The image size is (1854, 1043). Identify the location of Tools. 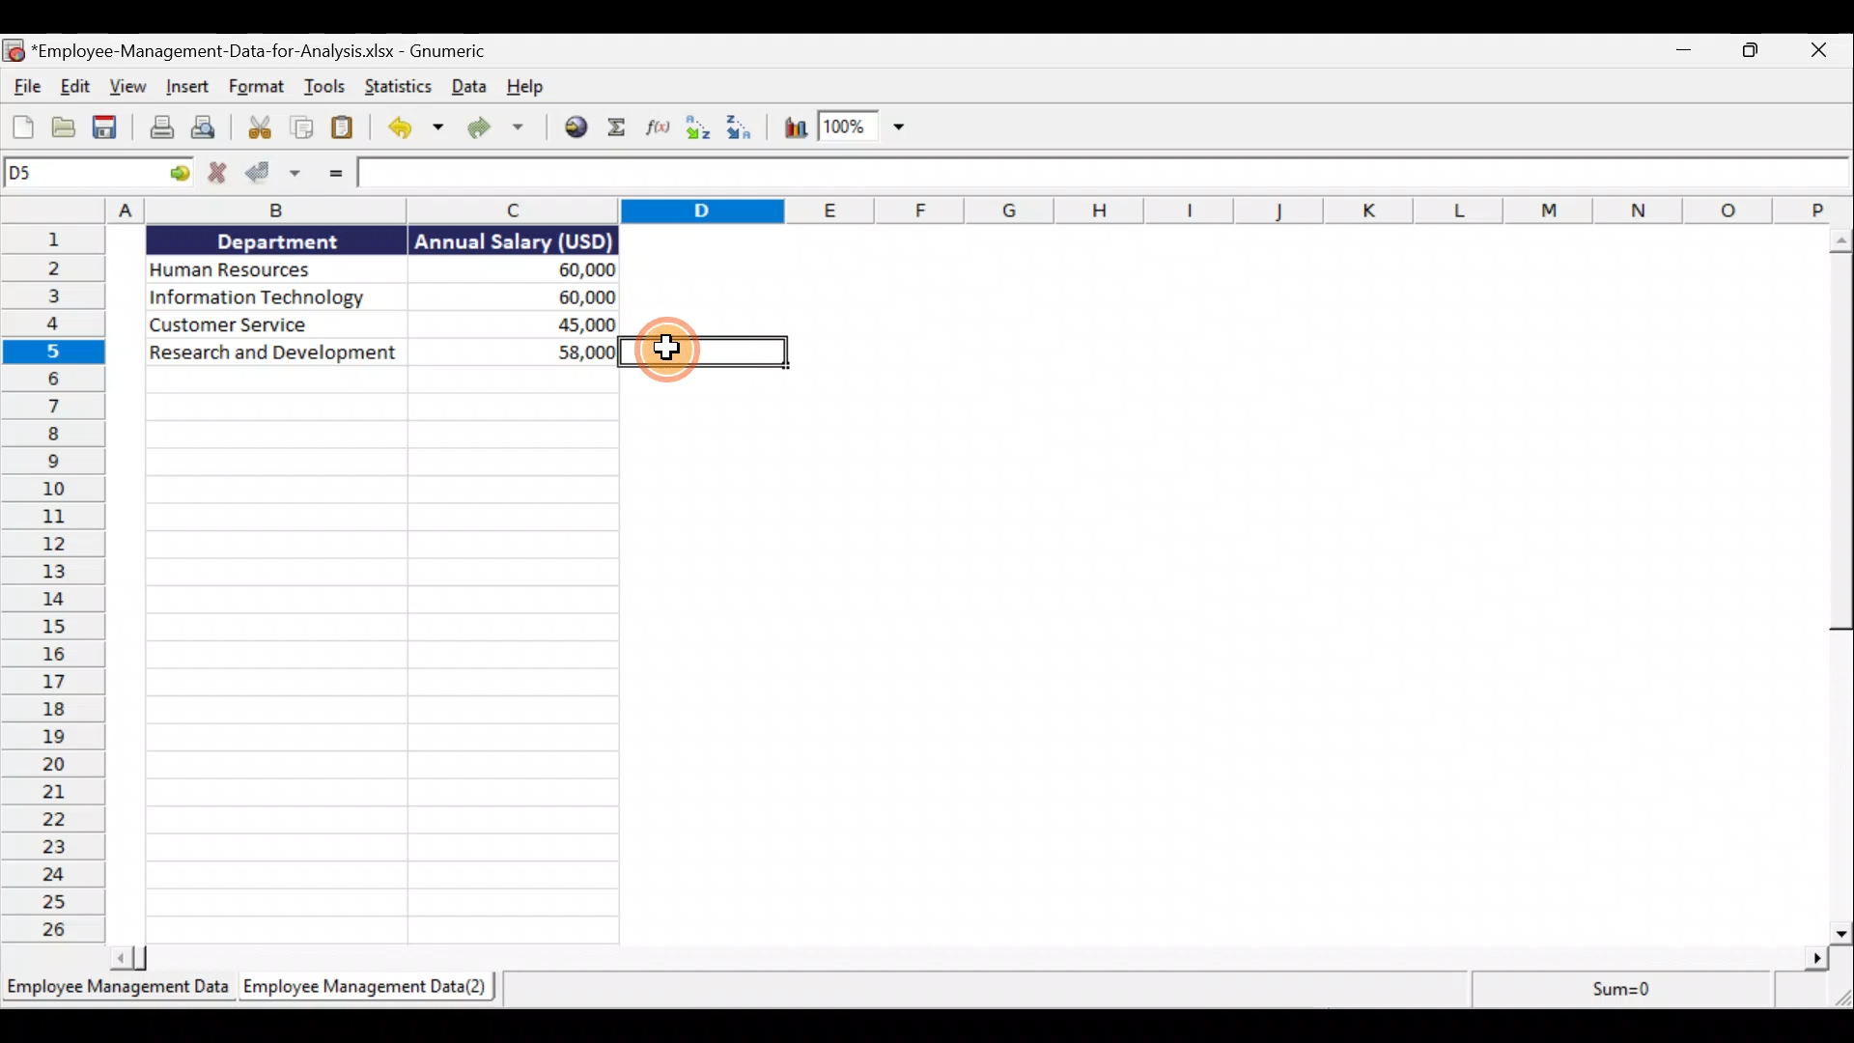
(327, 88).